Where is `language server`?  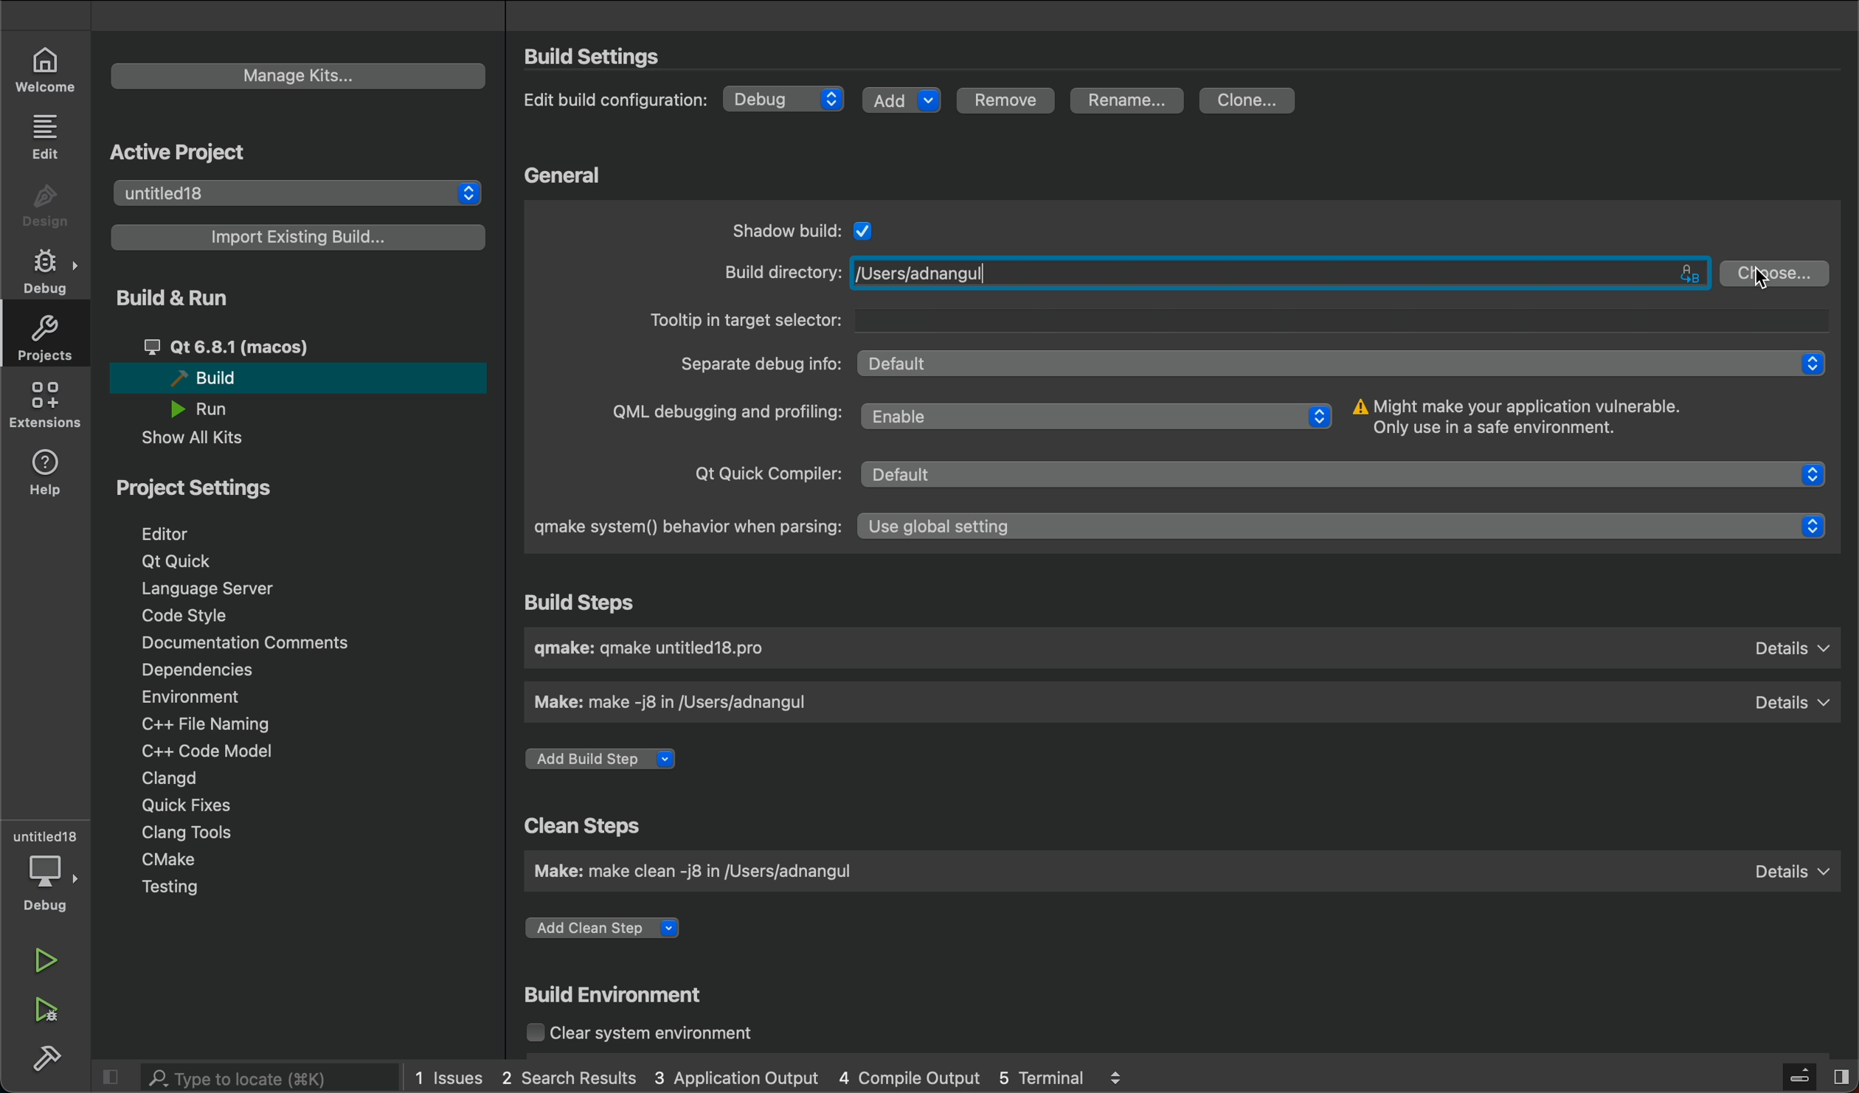 language server is located at coordinates (218, 591).